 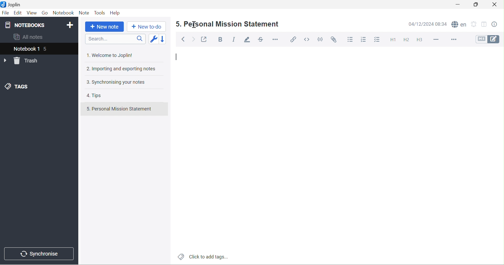 I want to click on Click to add tags, so click(x=203, y=257).